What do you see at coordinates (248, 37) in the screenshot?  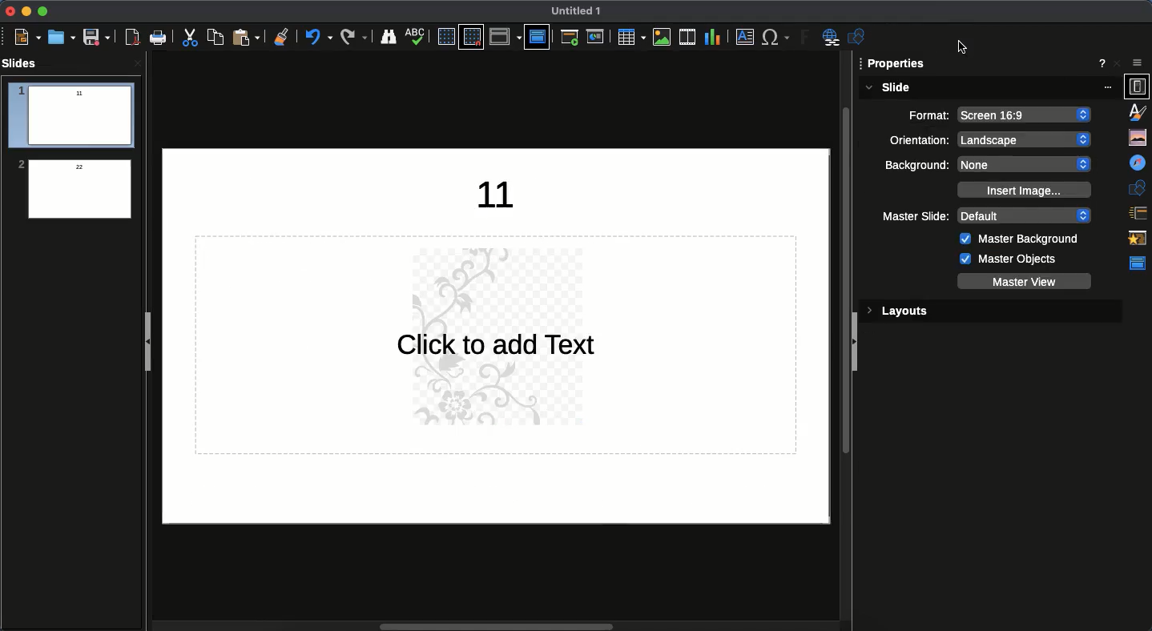 I see `Paste` at bounding box center [248, 37].